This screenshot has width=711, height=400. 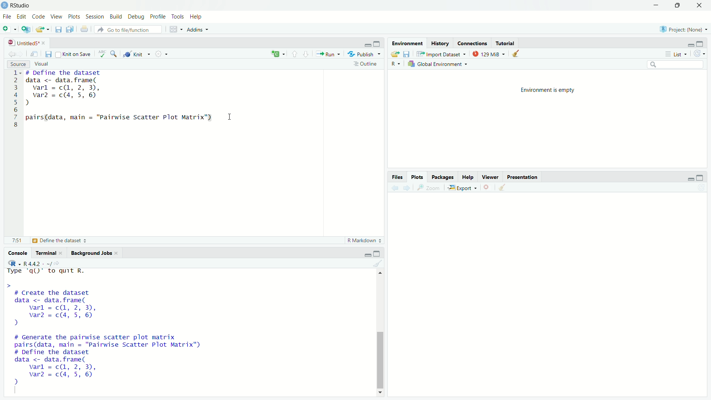 What do you see at coordinates (383, 263) in the screenshot?
I see `Clear console (Ctrl +L)` at bounding box center [383, 263].